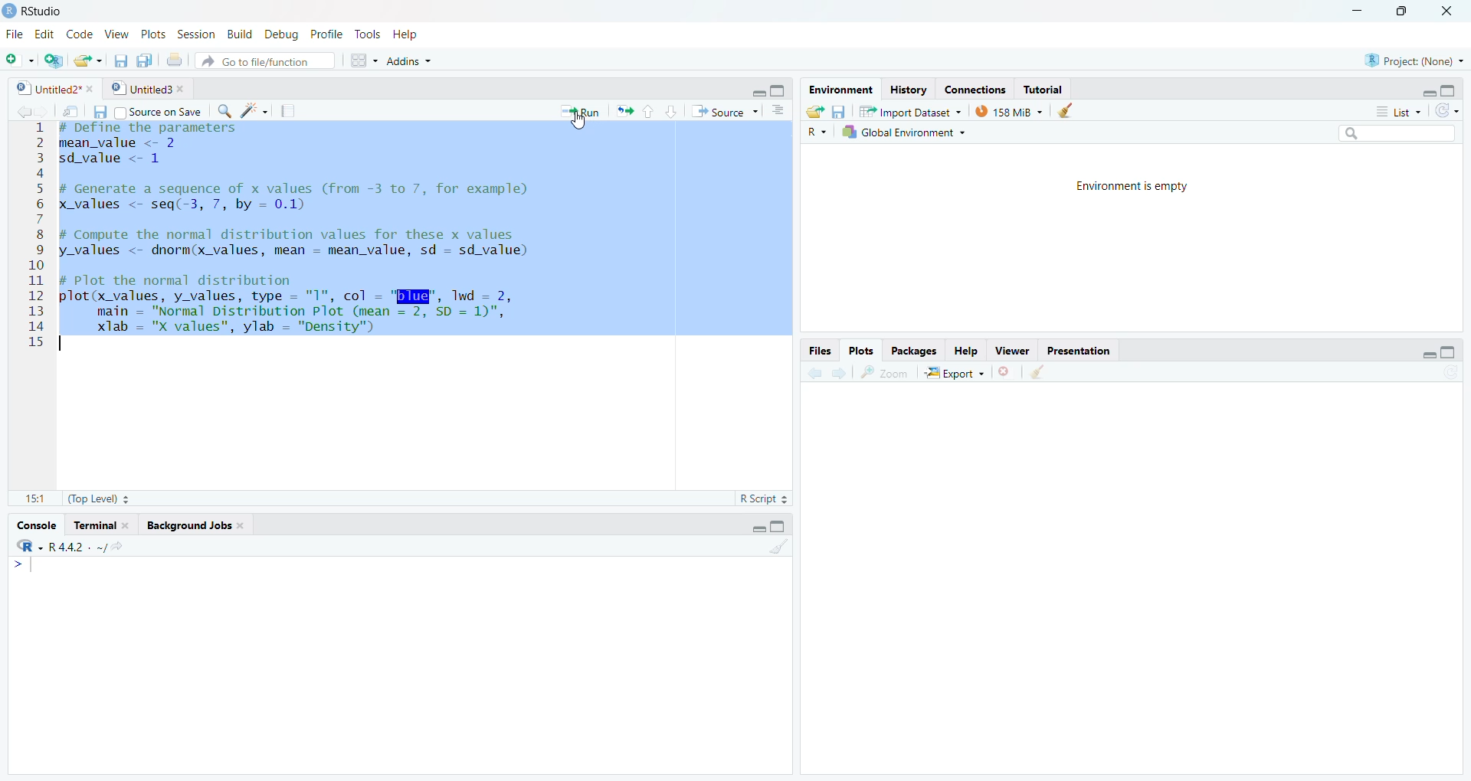 The width and height of the screenshot is (1471, 781). I want to click on Global Environment, so click(903, 131).